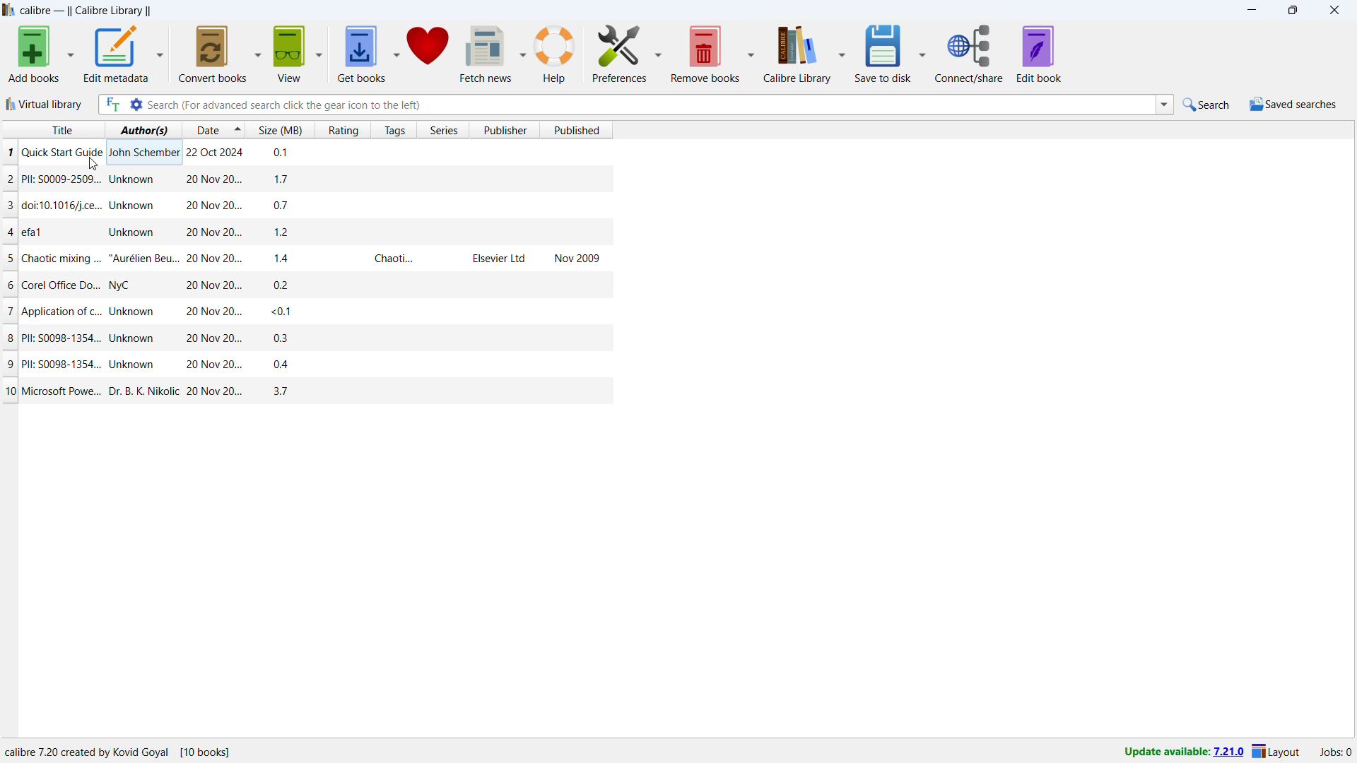 Image resolution: width=1357 pixels, height=763 pixels. I want to click on save to disk options, so click(922, 52).